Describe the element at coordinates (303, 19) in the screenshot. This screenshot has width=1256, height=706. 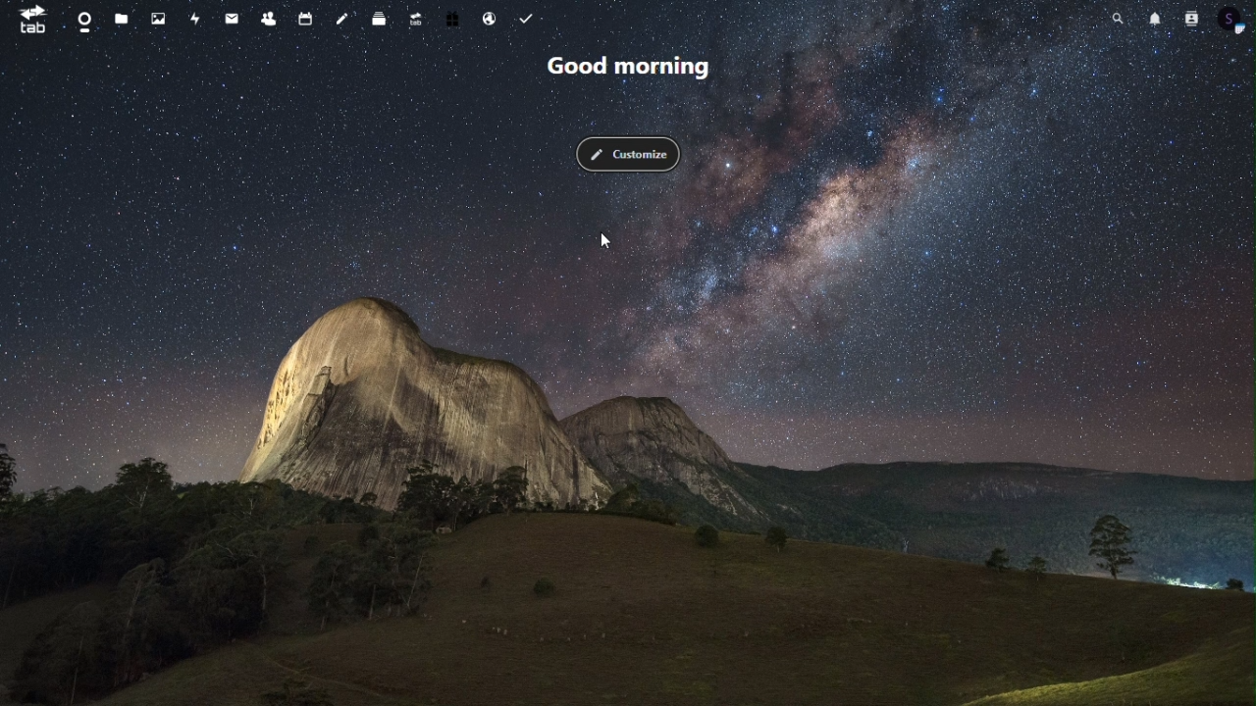
I see `calendar` at that location.